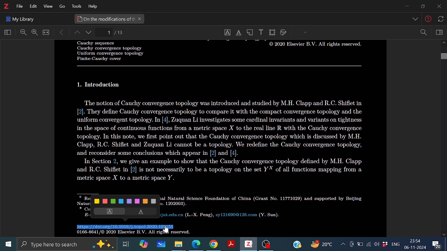 The height and width of the screenshot is (251, 447). What do you see at coordinates (23, 33) in the screenshot?
I see `Zoom out` at bounding box center [23, 33].